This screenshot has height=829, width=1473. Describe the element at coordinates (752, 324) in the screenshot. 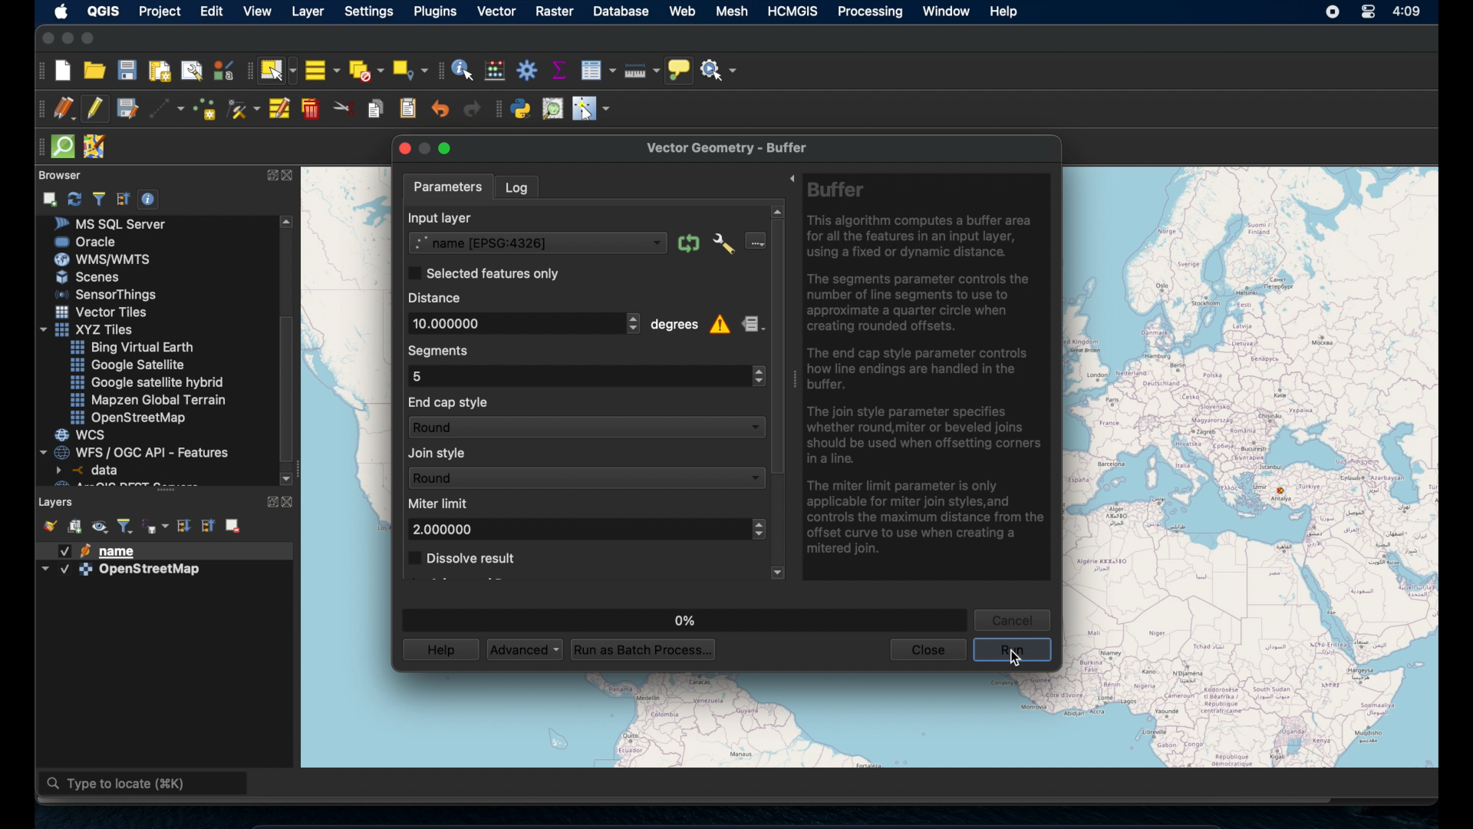

I see `data defined override` at that location.